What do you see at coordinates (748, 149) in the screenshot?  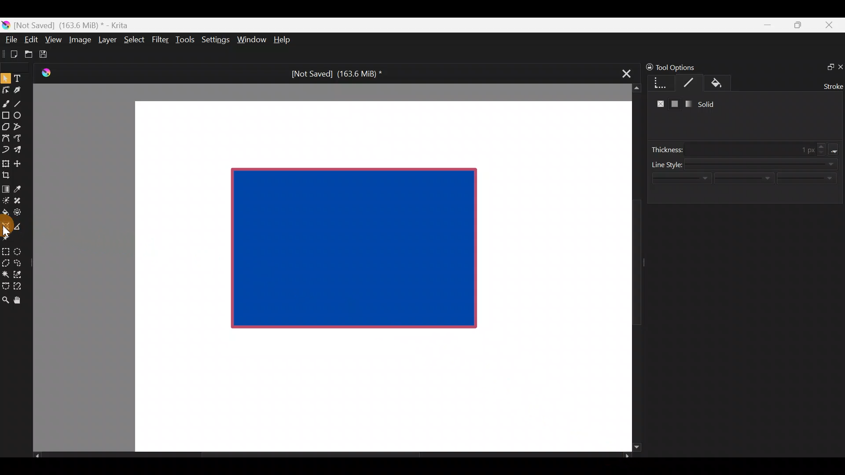 I see `Thickness` at bounding box center [748, 149].